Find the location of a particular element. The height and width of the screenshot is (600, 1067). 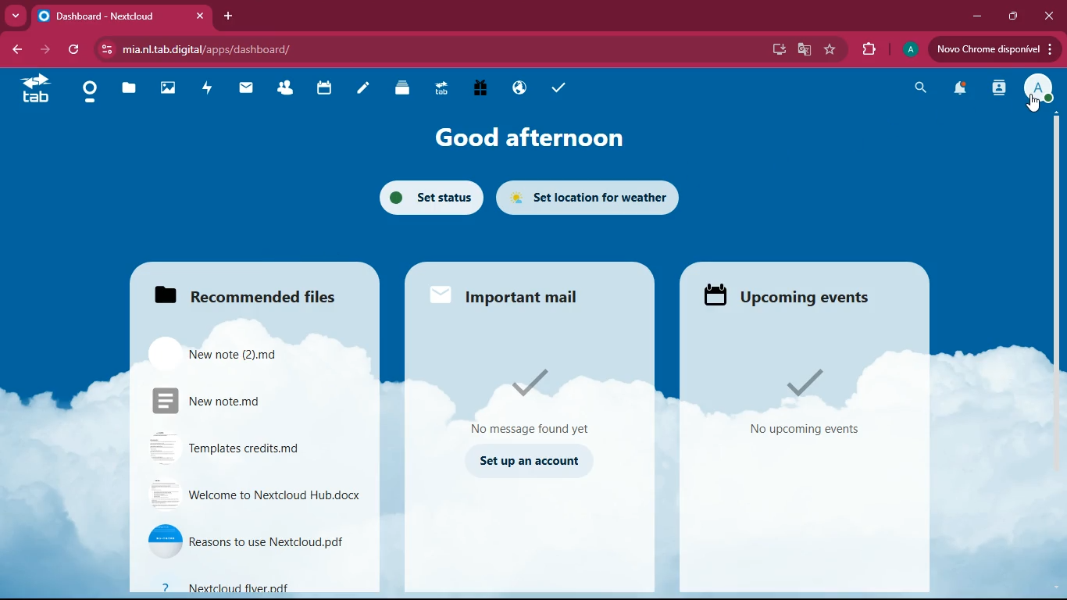

cross is located at coordinates (204, 16).